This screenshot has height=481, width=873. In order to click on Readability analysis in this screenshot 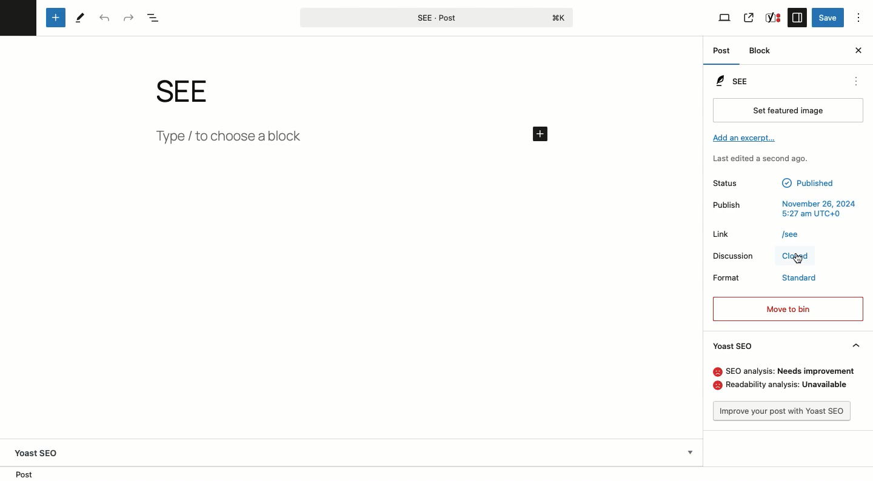, I will do `click(784, 386)`.